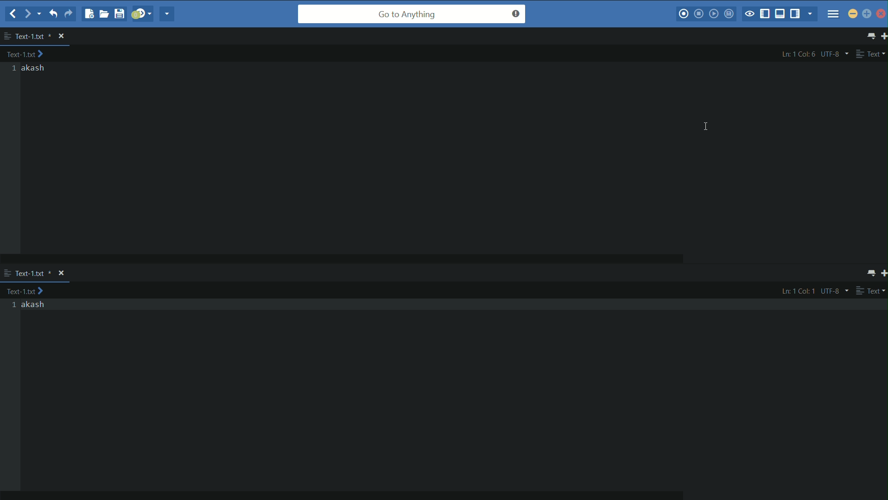 This screenshot has height=500, width=888. I want to click on show/hide right panel, so click(797, 13).